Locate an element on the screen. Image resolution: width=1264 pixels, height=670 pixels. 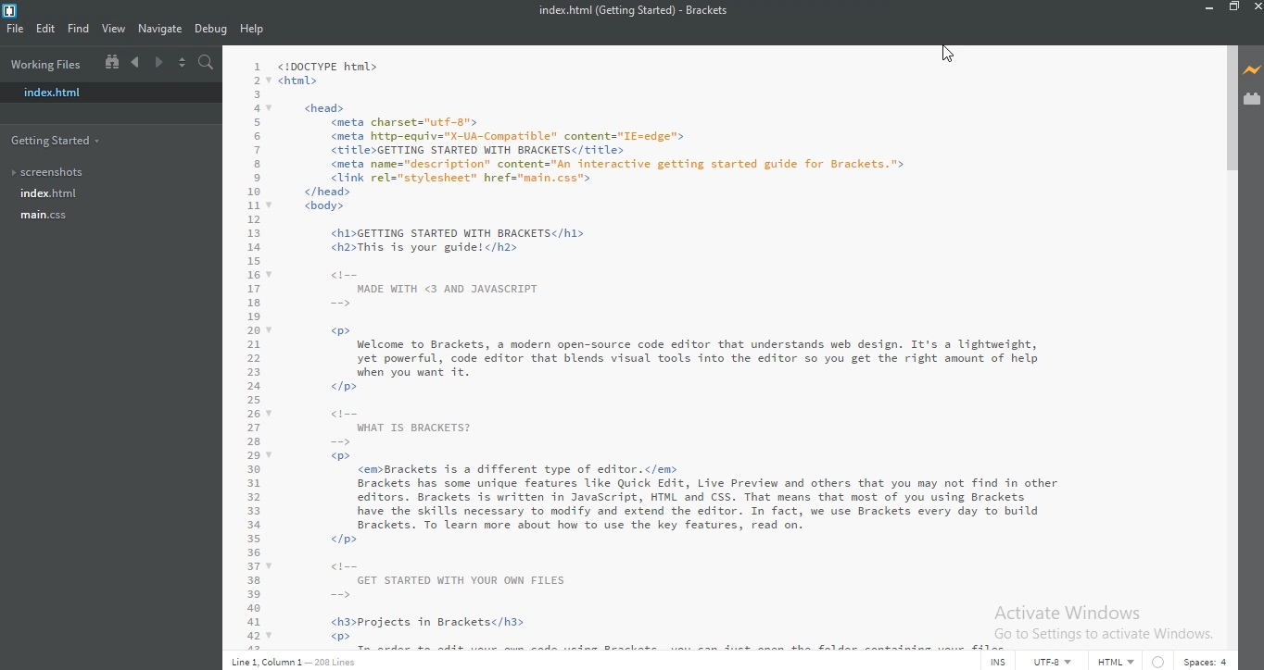
File is located at coordinates (17, 32).